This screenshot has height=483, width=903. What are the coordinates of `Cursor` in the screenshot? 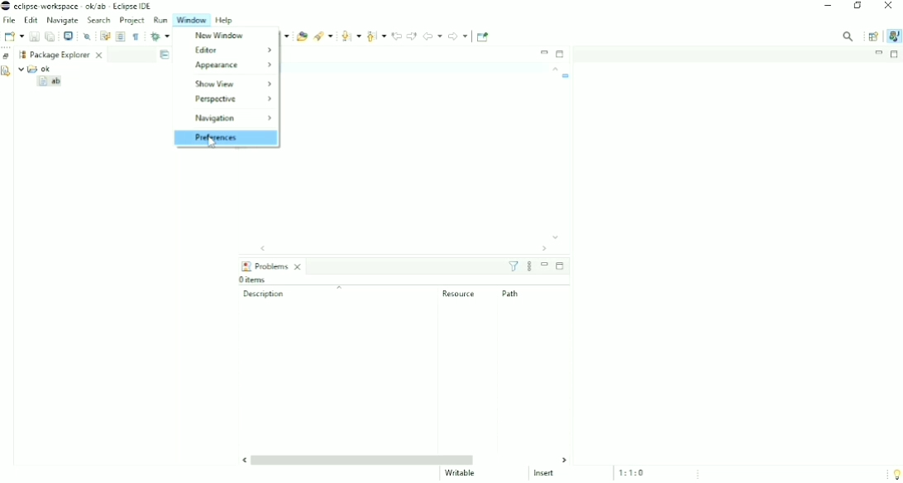 It's located at (212, 141).